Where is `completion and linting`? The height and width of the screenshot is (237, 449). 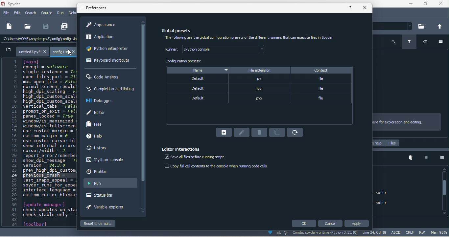
completion and linting is located at coordinates (109, 88).